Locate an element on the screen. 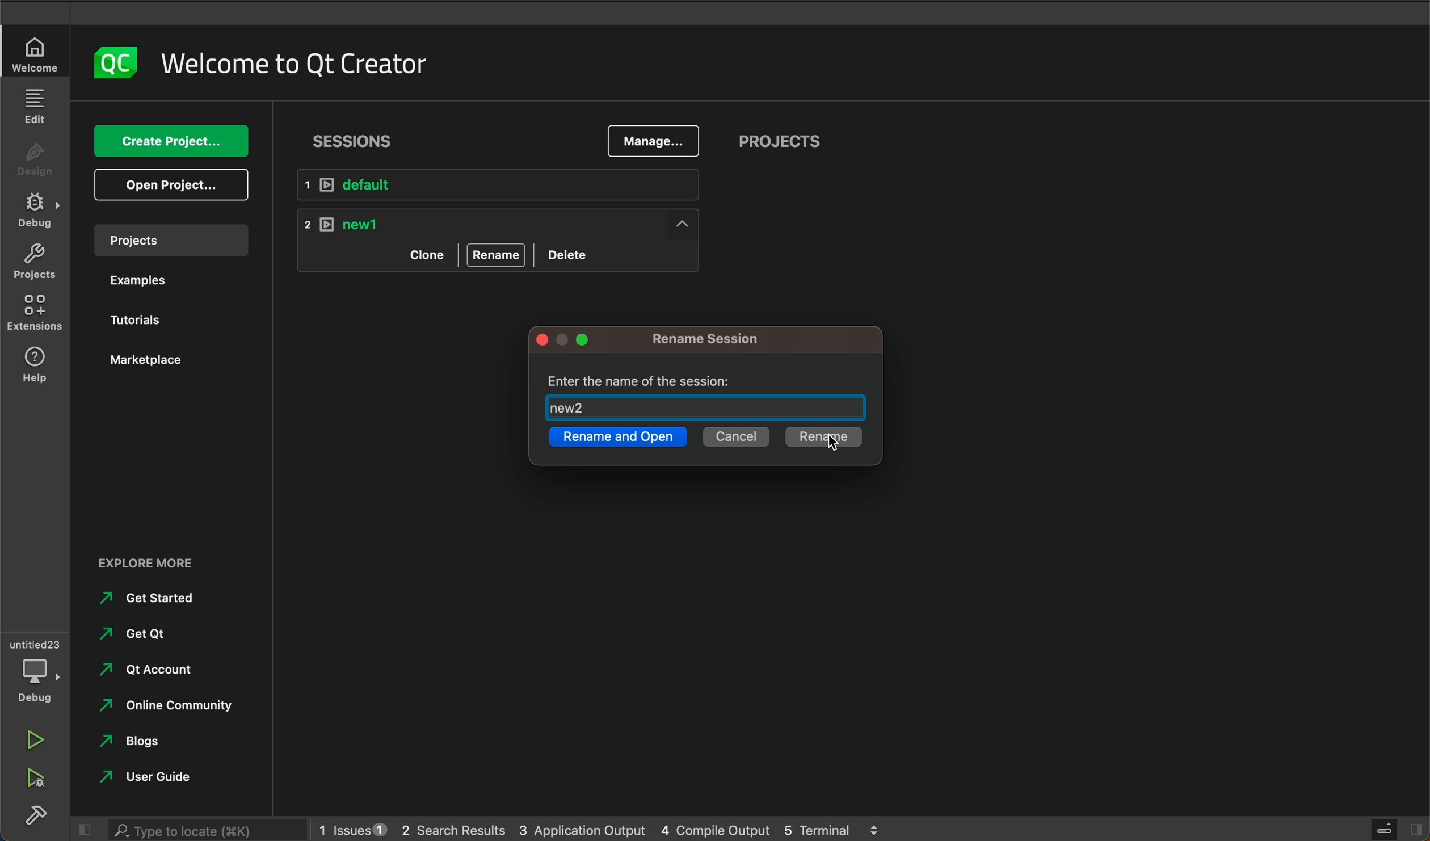 The height and width of the screenshot is (841, 1430). DEFAULT is located at coordinates (507, 186).